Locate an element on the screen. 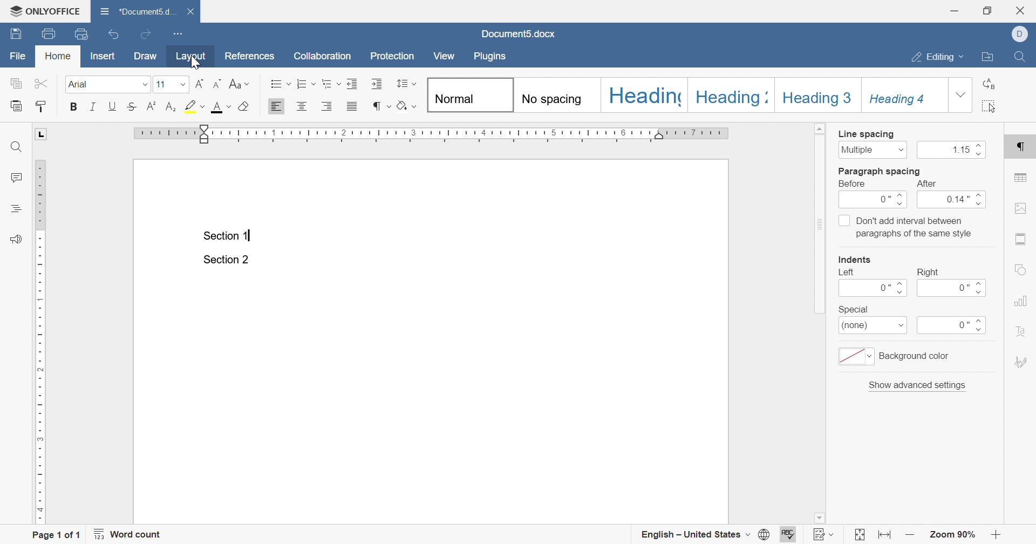 This screenshot has width=1036, height=544. quick print is located at coordinates (83, 33).